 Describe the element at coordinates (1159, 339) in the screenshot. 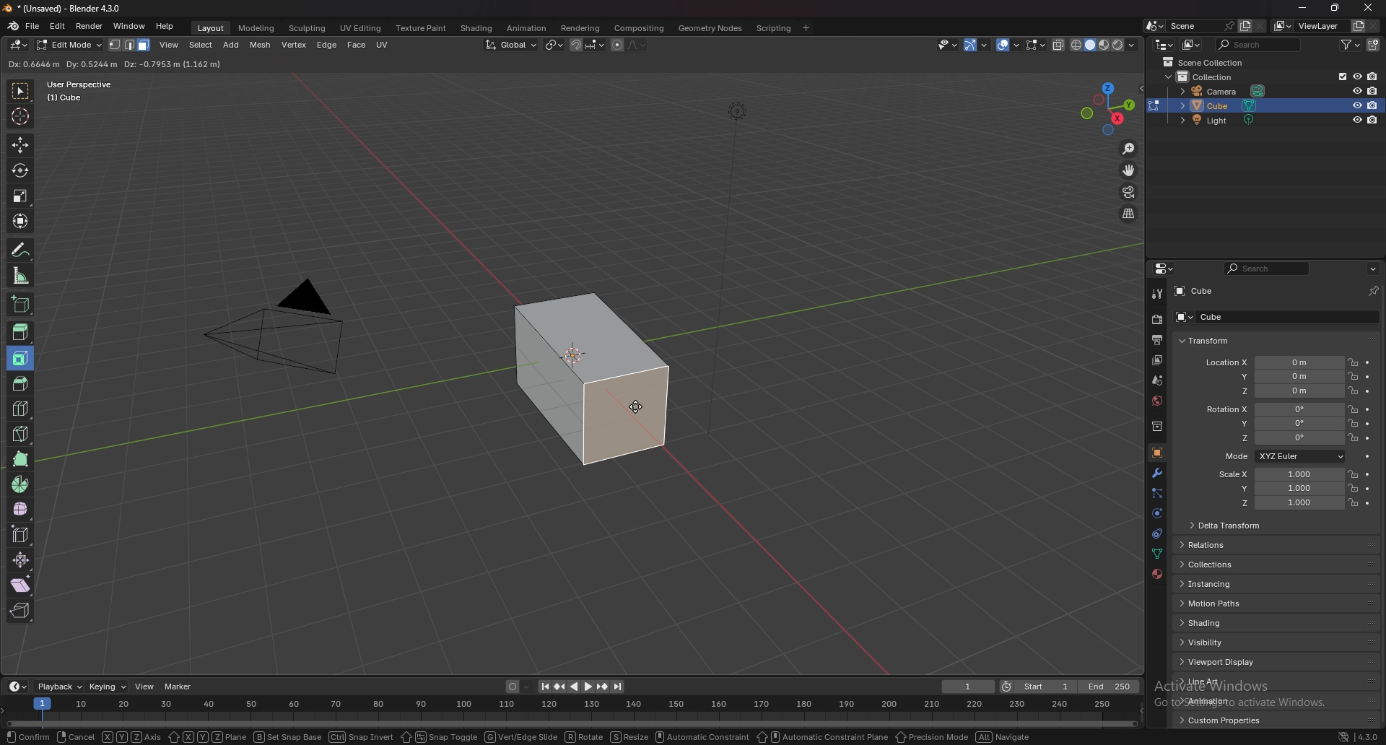

I see `output` at that location.